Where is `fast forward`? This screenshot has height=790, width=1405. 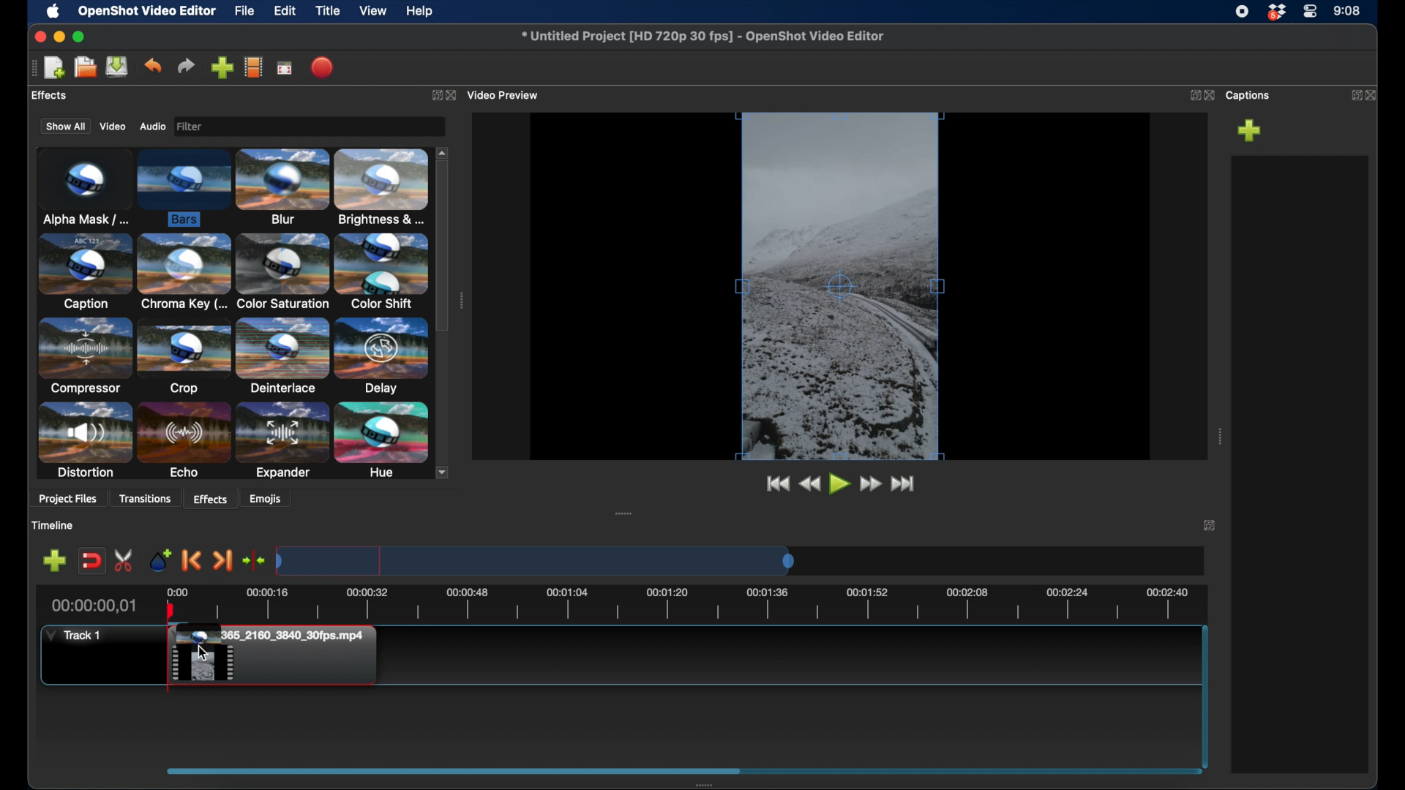
fast forward is located at coordinates (872, 484).